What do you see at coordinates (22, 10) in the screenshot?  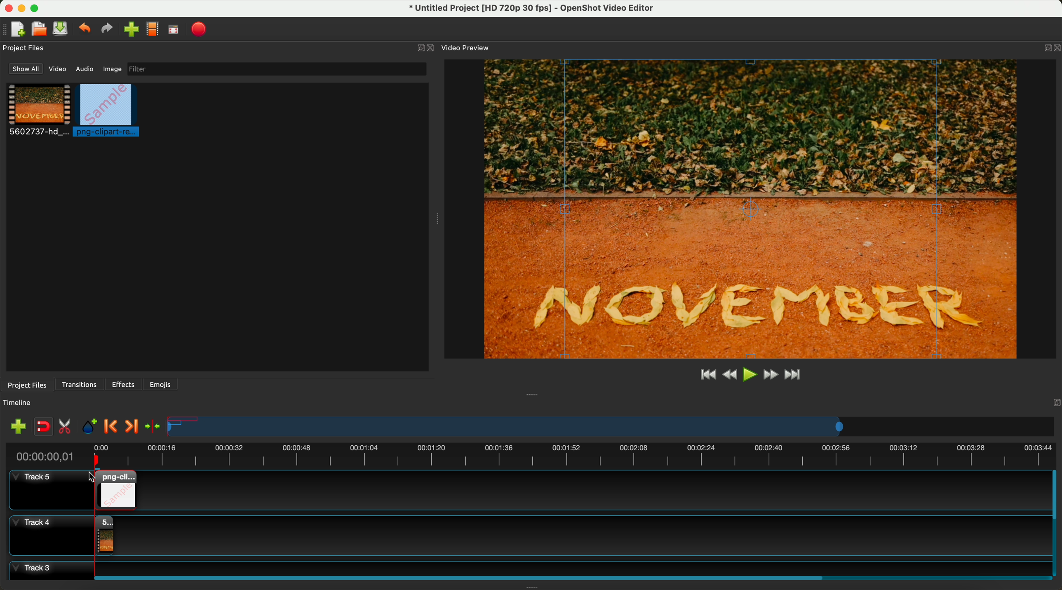 I see `minimize` at bounding box center [22, 10].